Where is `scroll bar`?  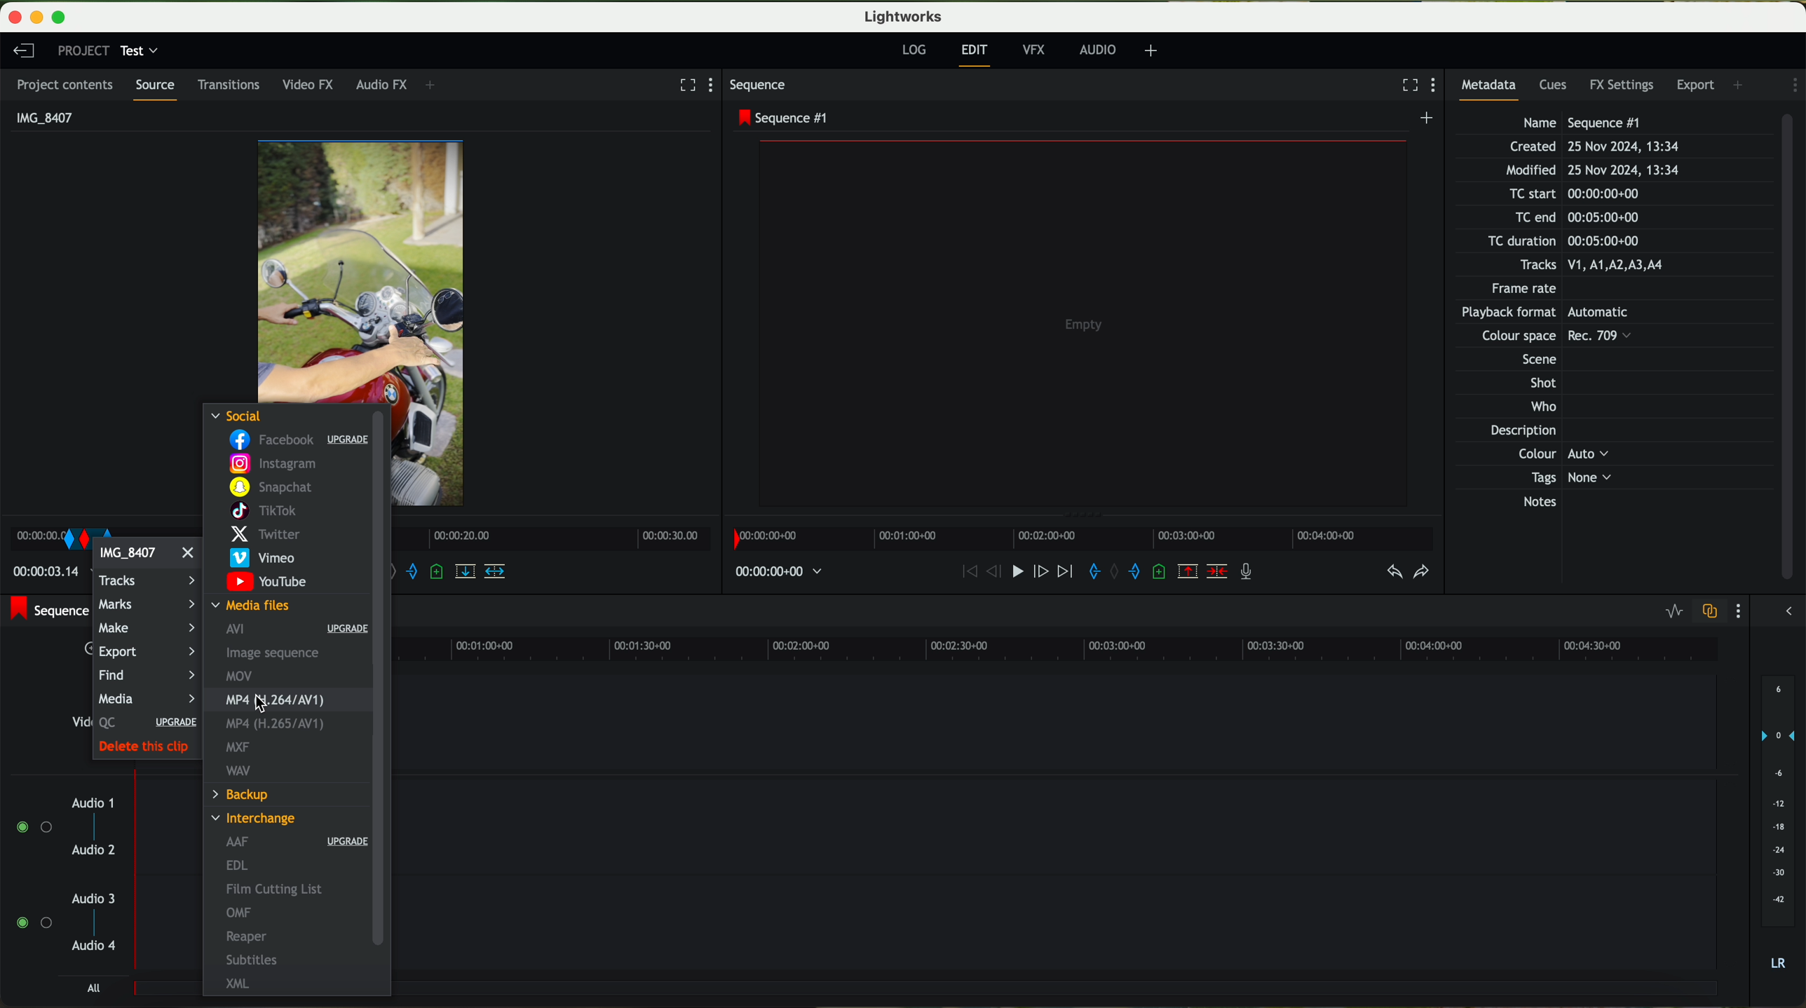 scroll bar is located at coordinates (380, 680).